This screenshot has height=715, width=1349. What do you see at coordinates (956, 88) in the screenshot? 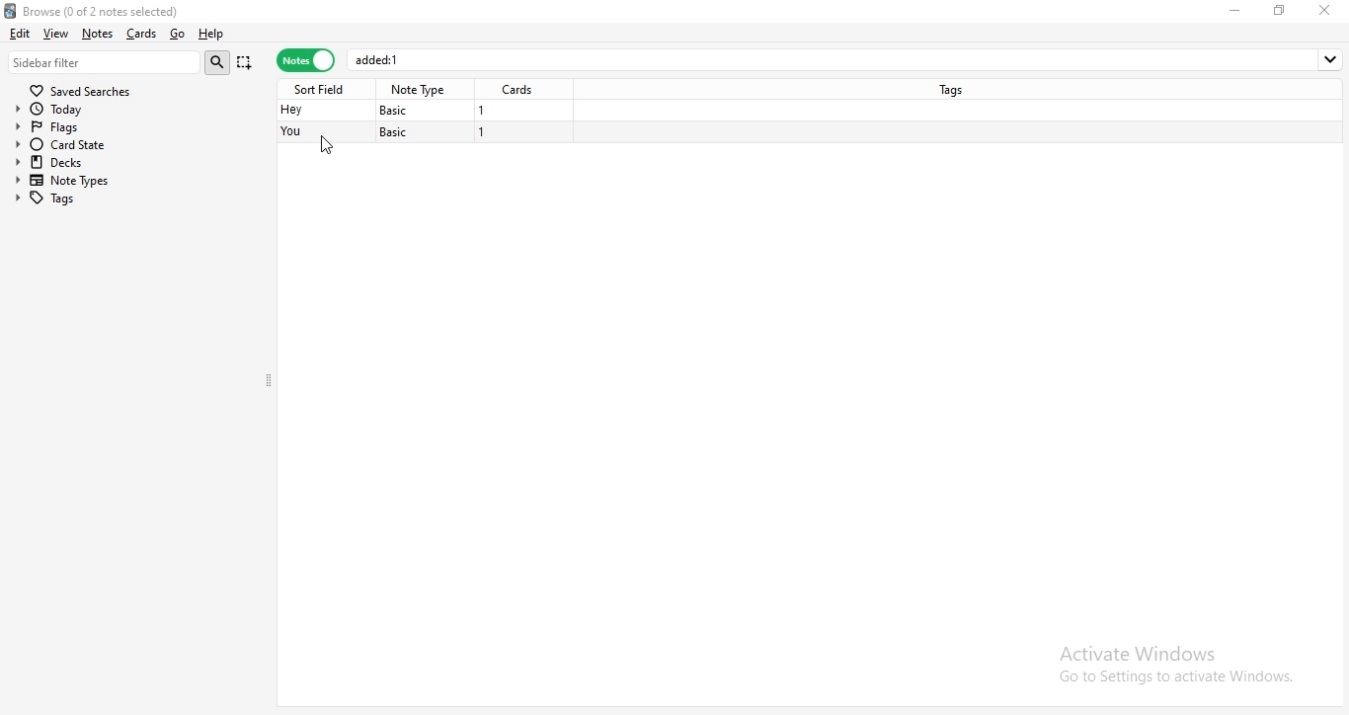
I see `tags` at bounding box center [956, 88].